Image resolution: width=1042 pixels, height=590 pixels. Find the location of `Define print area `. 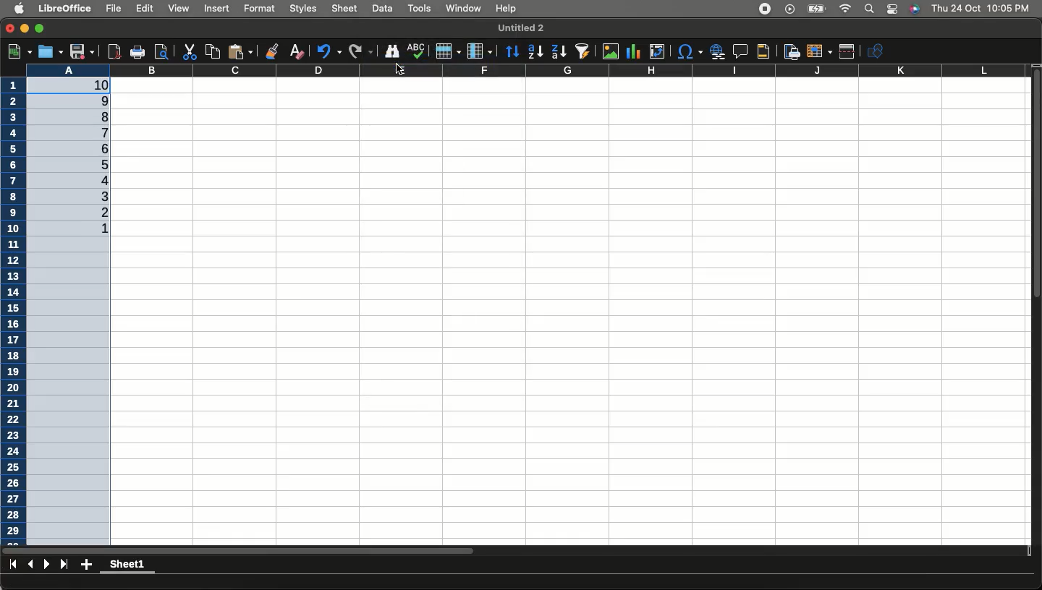

Define print area  is located at coordinates (790, 51).